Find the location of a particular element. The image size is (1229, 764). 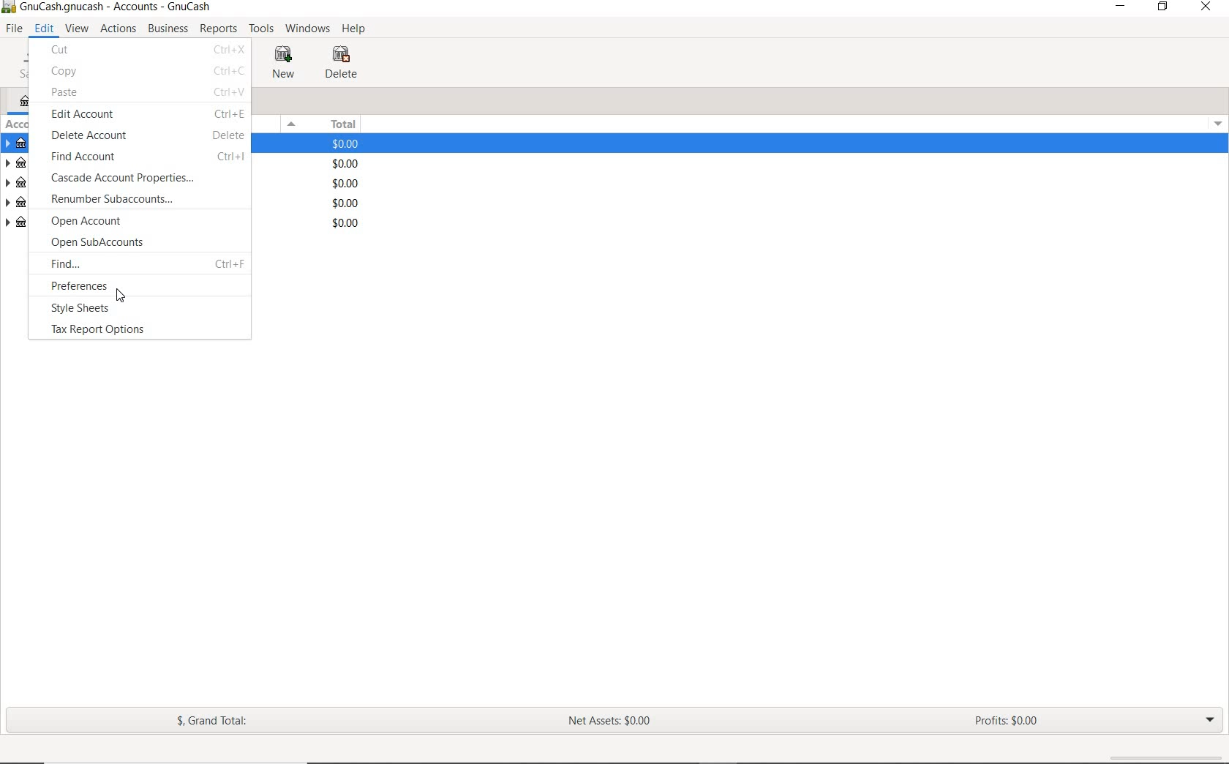

EDIT is located at coordinates (43, 29).